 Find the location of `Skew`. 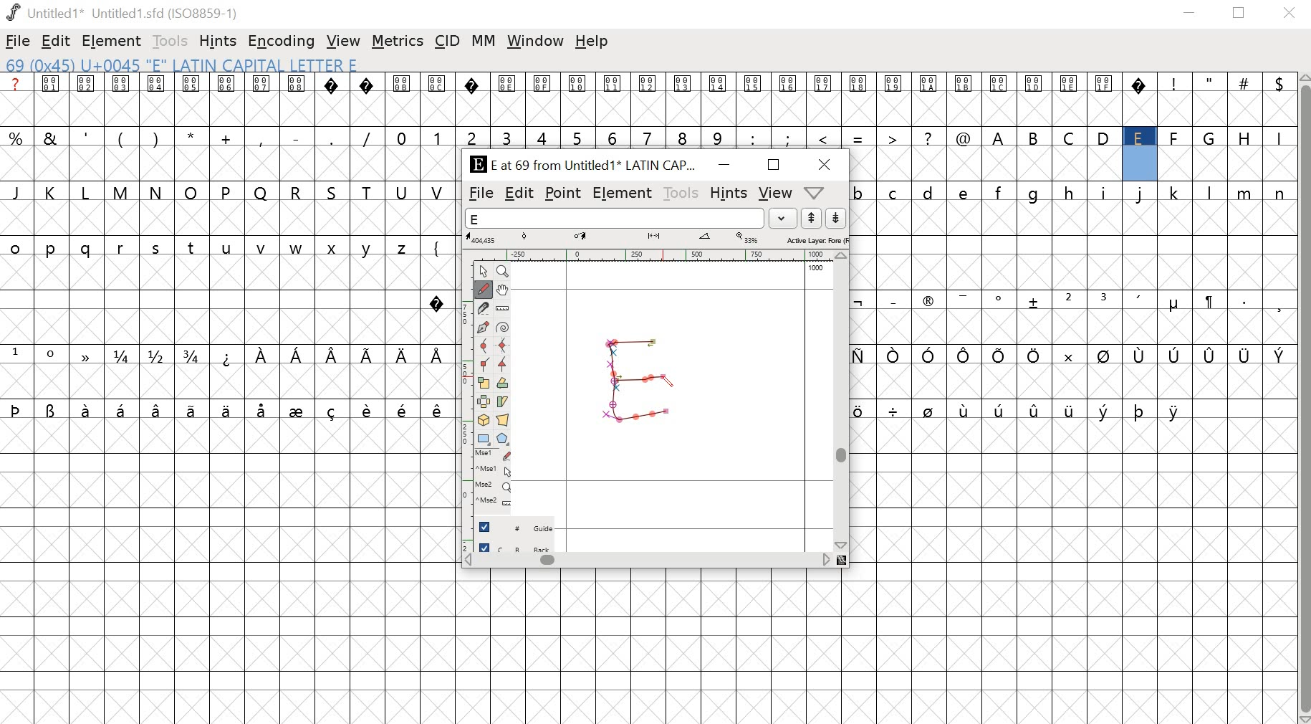

Skew is located at coordinates (504, 401).